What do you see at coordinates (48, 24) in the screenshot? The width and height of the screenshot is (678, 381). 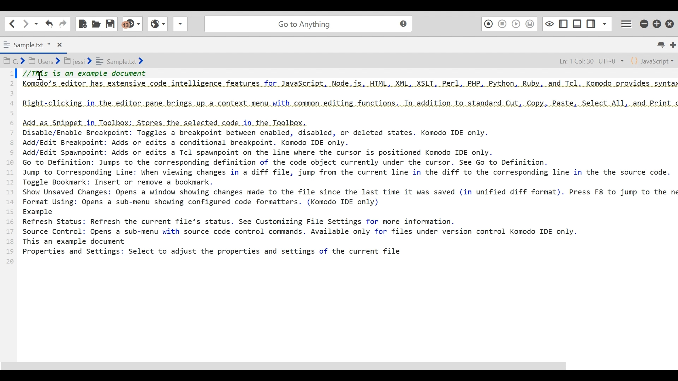 I see `Undo` at bounding box center [48, 24].